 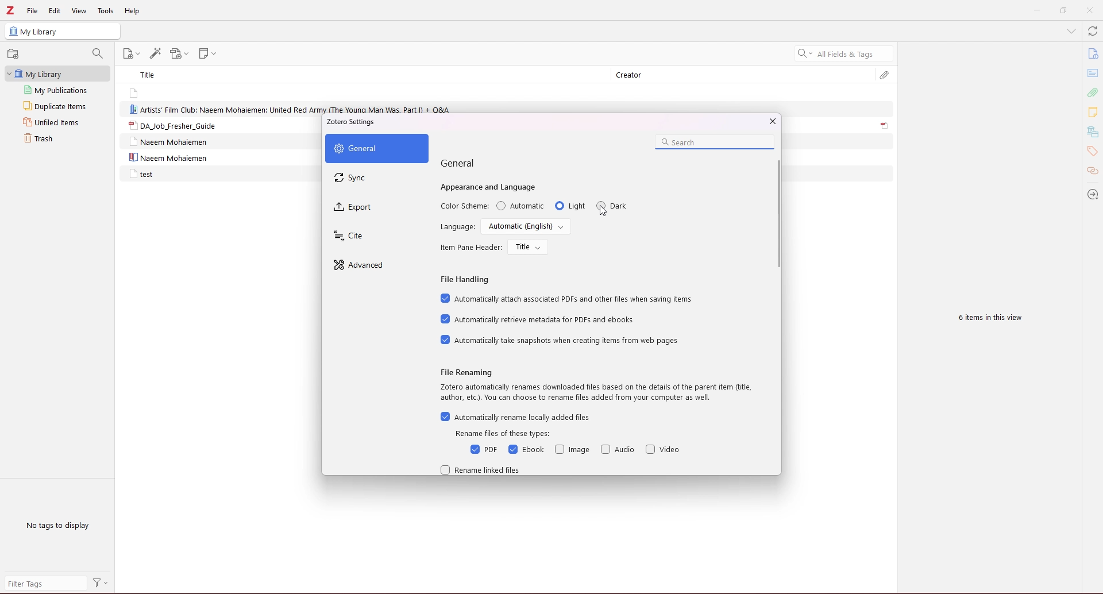 What do you see at coordinates (179, 54) in the screenshot?
I see `add attachment` at bounding box center [179, 54].